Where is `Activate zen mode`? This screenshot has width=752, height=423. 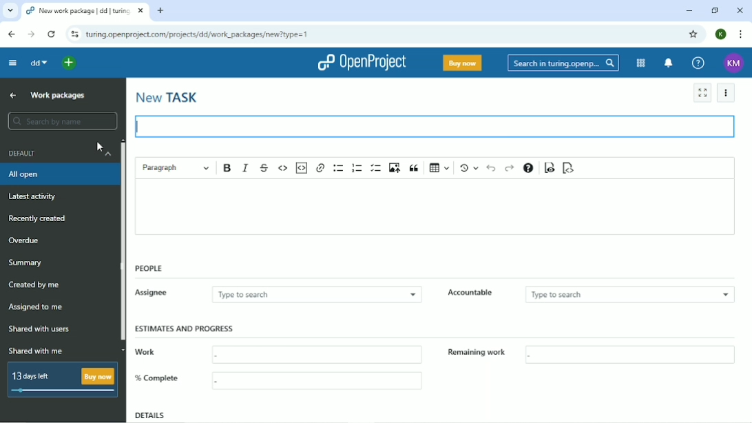
Activate zen mode is located at coordinates (702, 92).